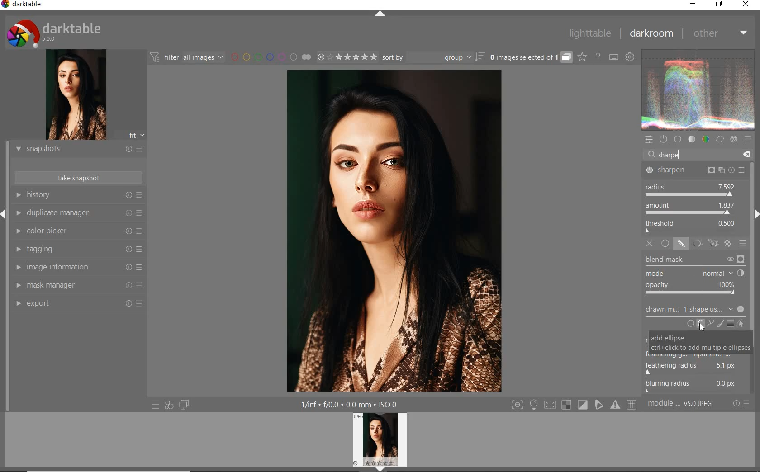 The image size is (760, 472). Describe the element at coordinates (583, 405) in the screenshot. I see `sign ` at that location.